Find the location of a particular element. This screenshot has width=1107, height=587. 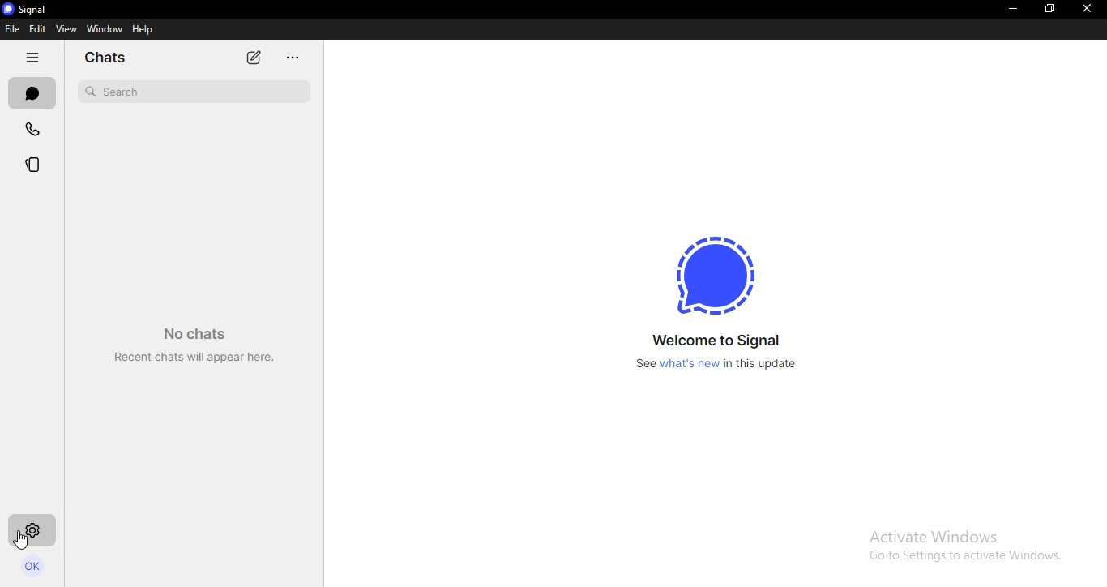

profile is located at coordinates (34, 568).